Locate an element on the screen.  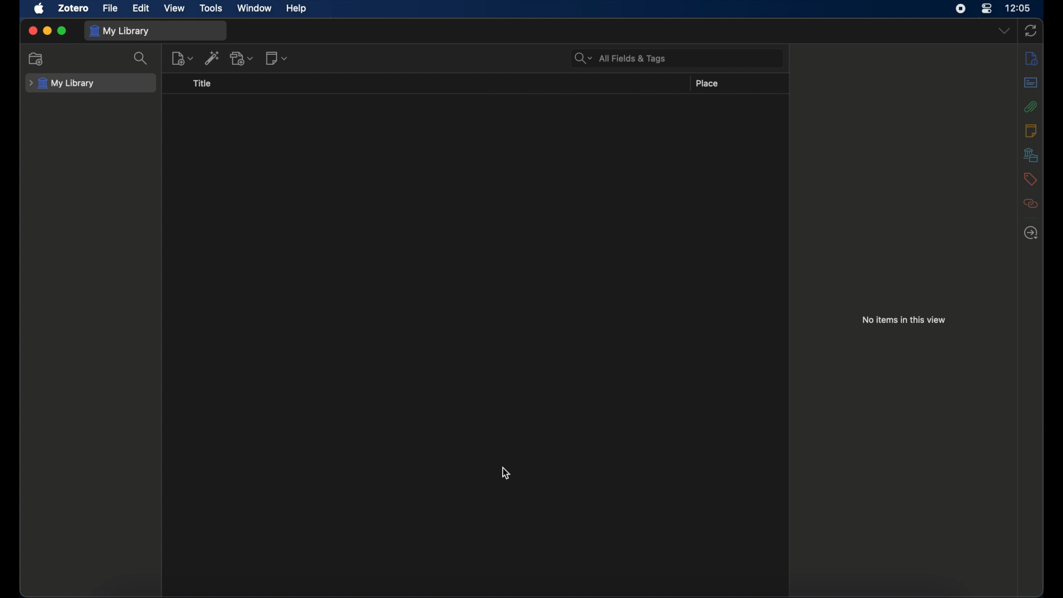
no items in this view is located at coordinates (904, 319).